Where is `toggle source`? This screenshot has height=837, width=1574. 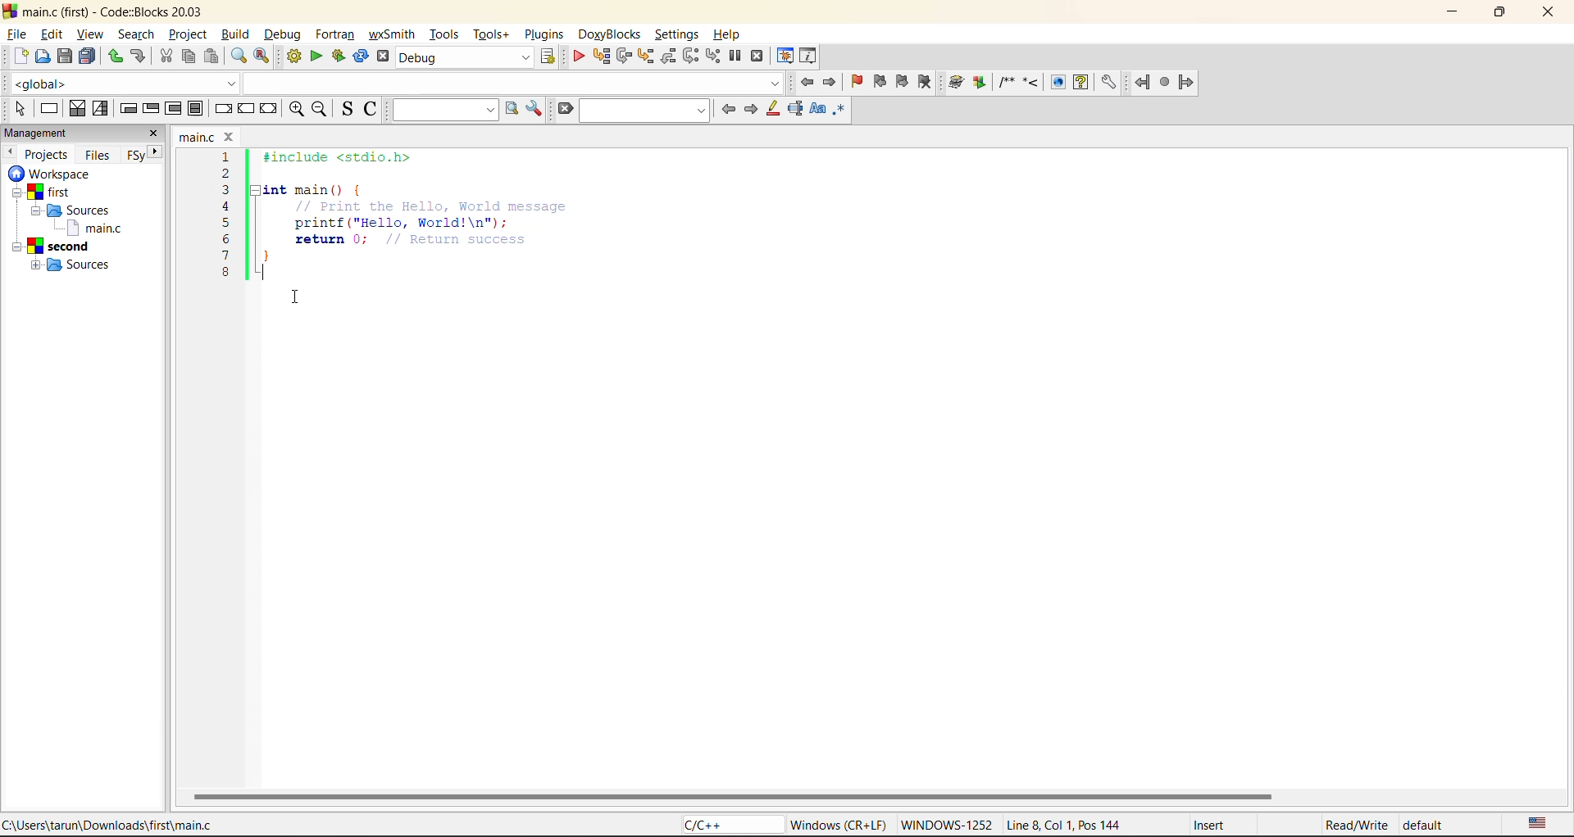 toggle source is located at coordinates (344, 109).